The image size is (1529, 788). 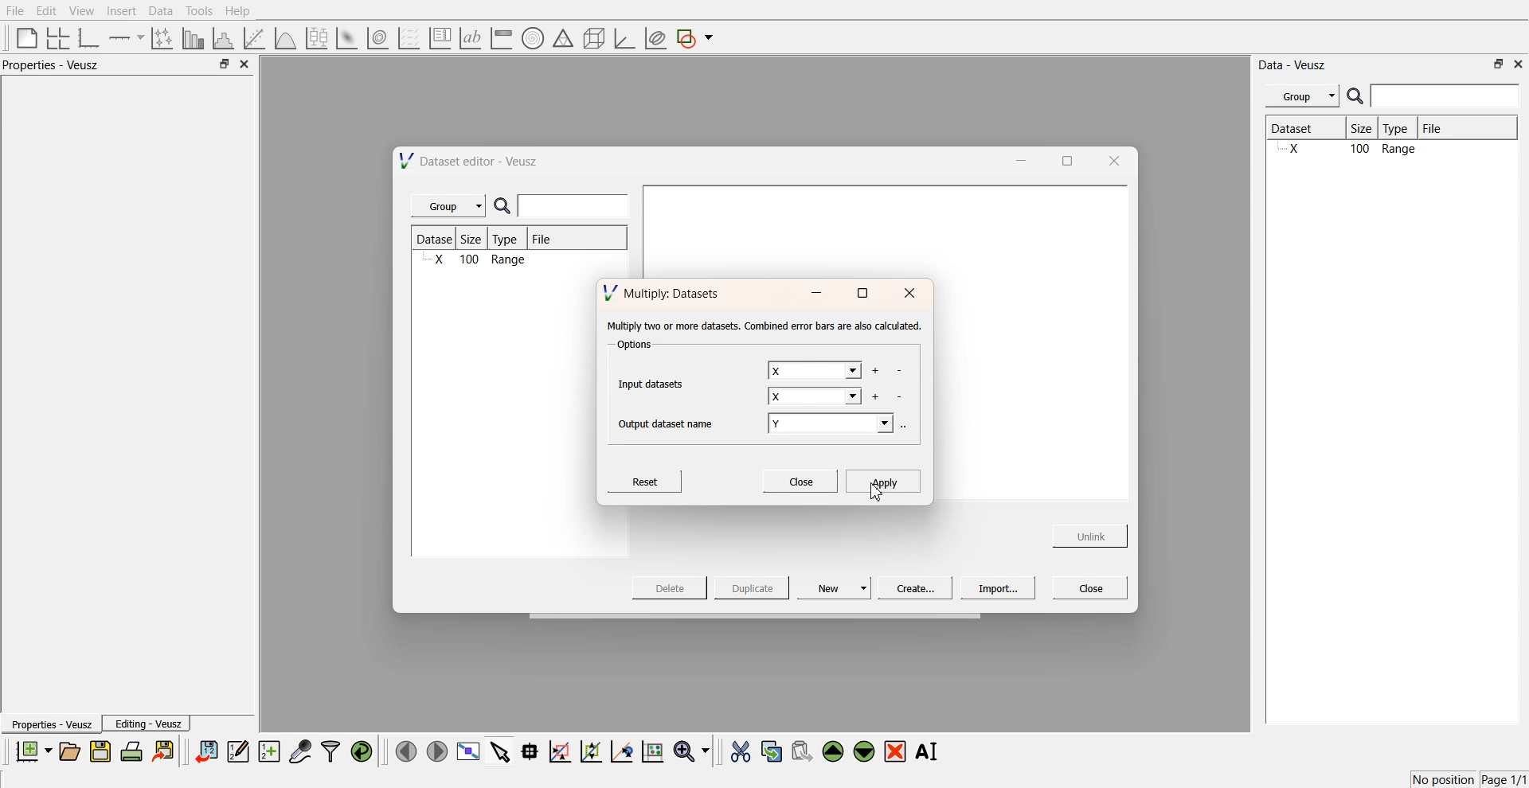 What do you see at coordinates (243, 13) in the screenshot?
I see `Help` at bounding box center [243, 13].